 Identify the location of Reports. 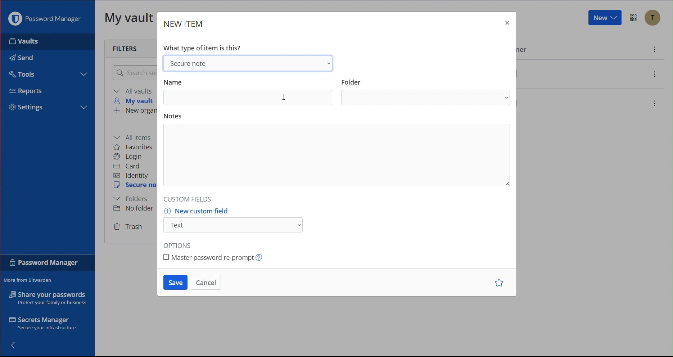
(26, 91).